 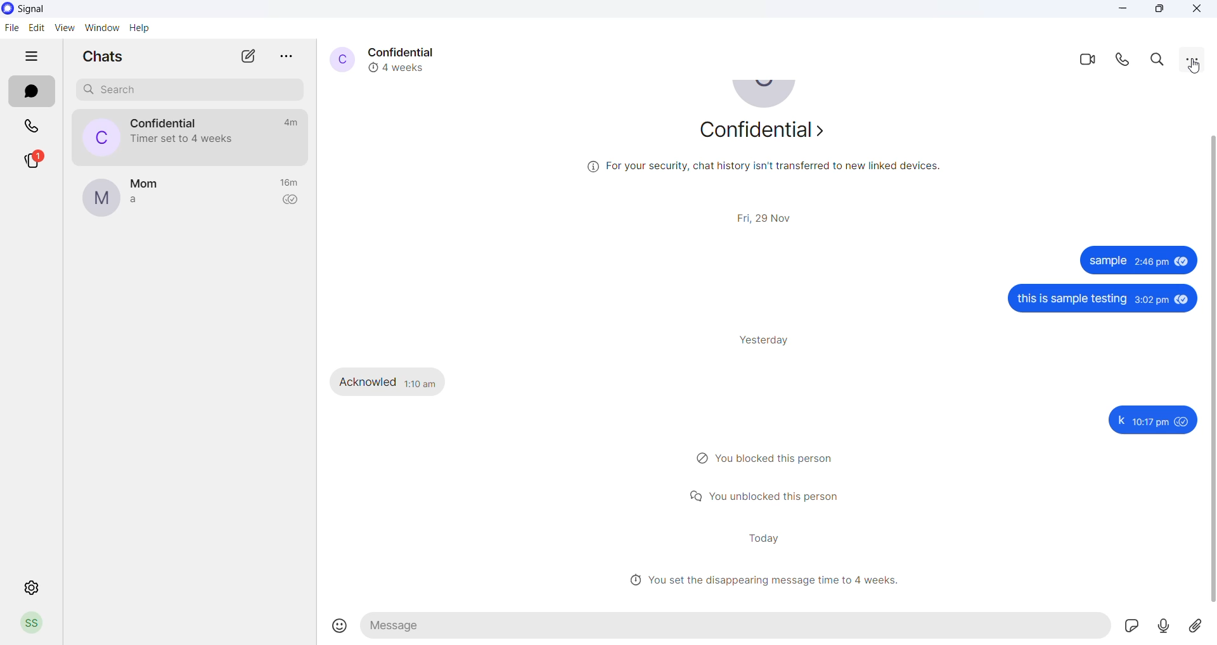 What do you see at coordinates (64, 29) in the screenshot?
I see `view` at bounding box center [64, 29].